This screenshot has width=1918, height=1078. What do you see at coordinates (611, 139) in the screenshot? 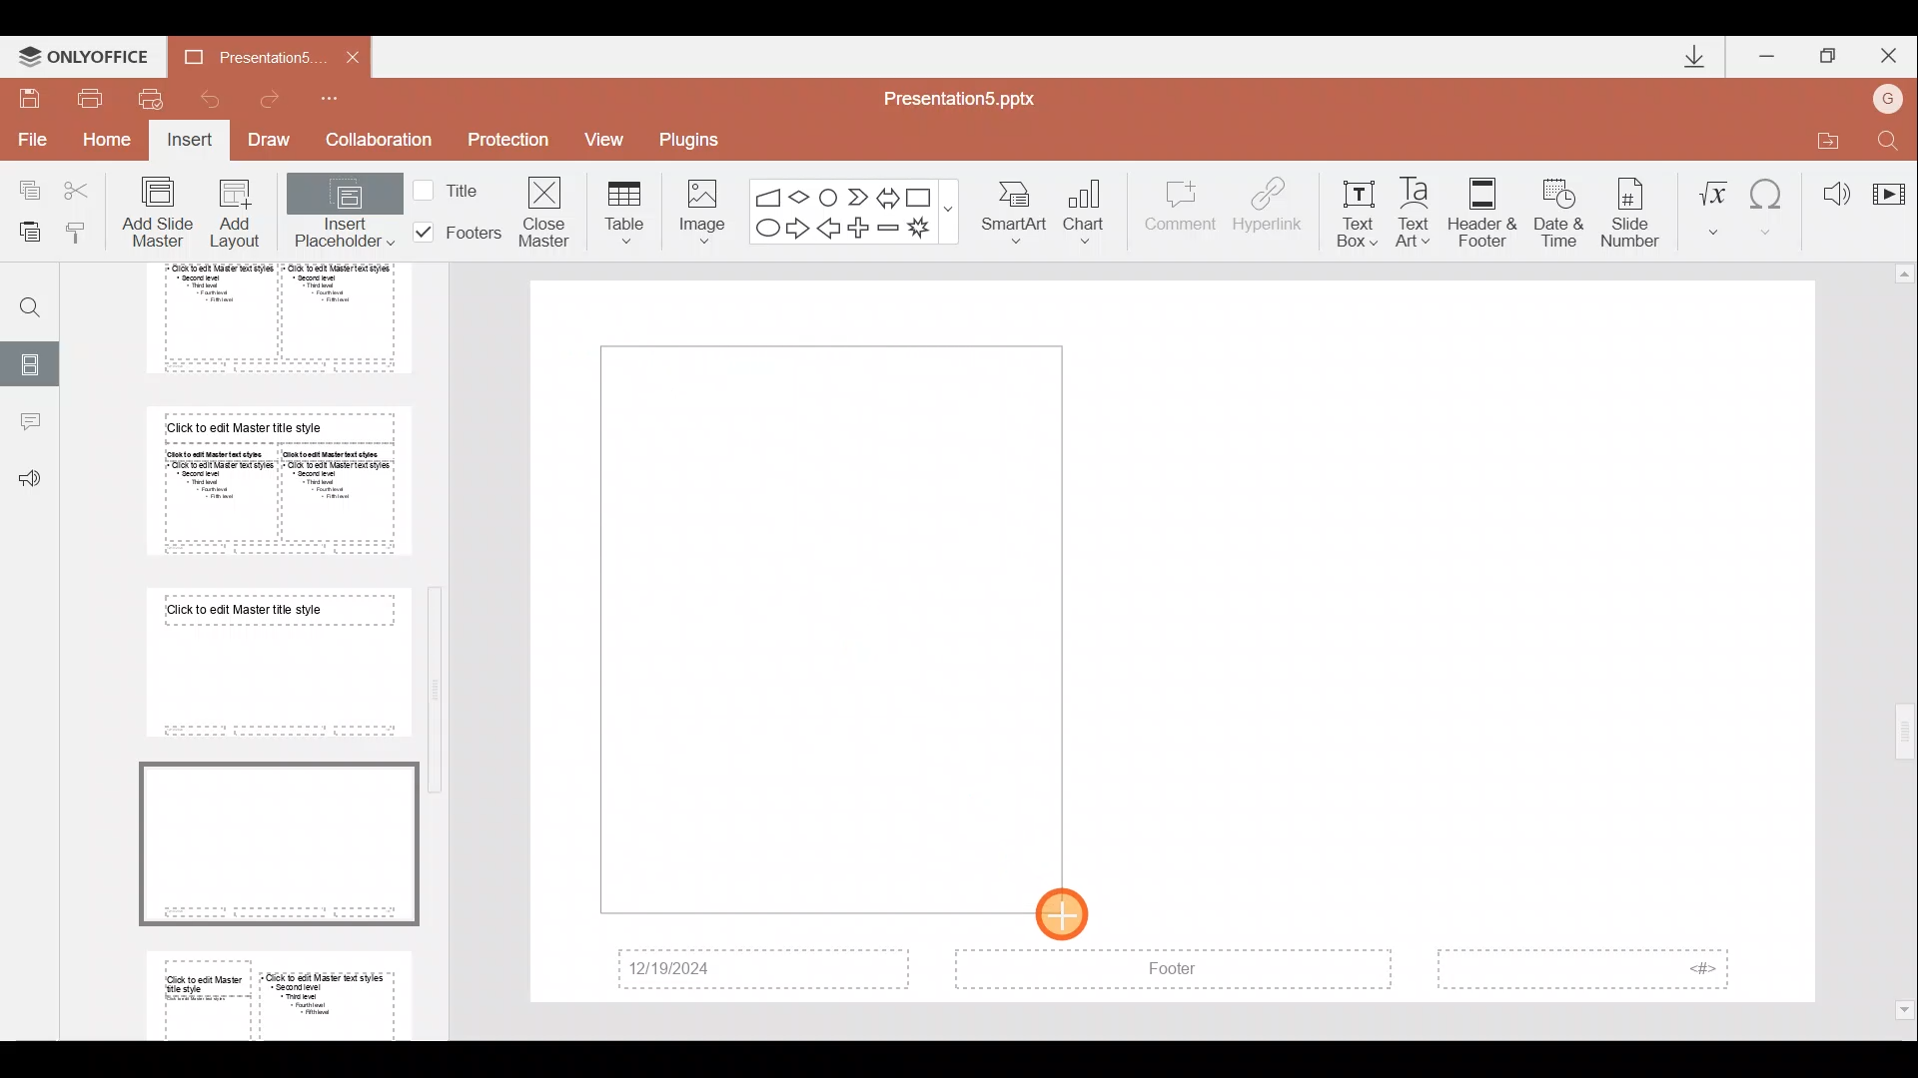
I see `View` at bounding box center [611, 139].